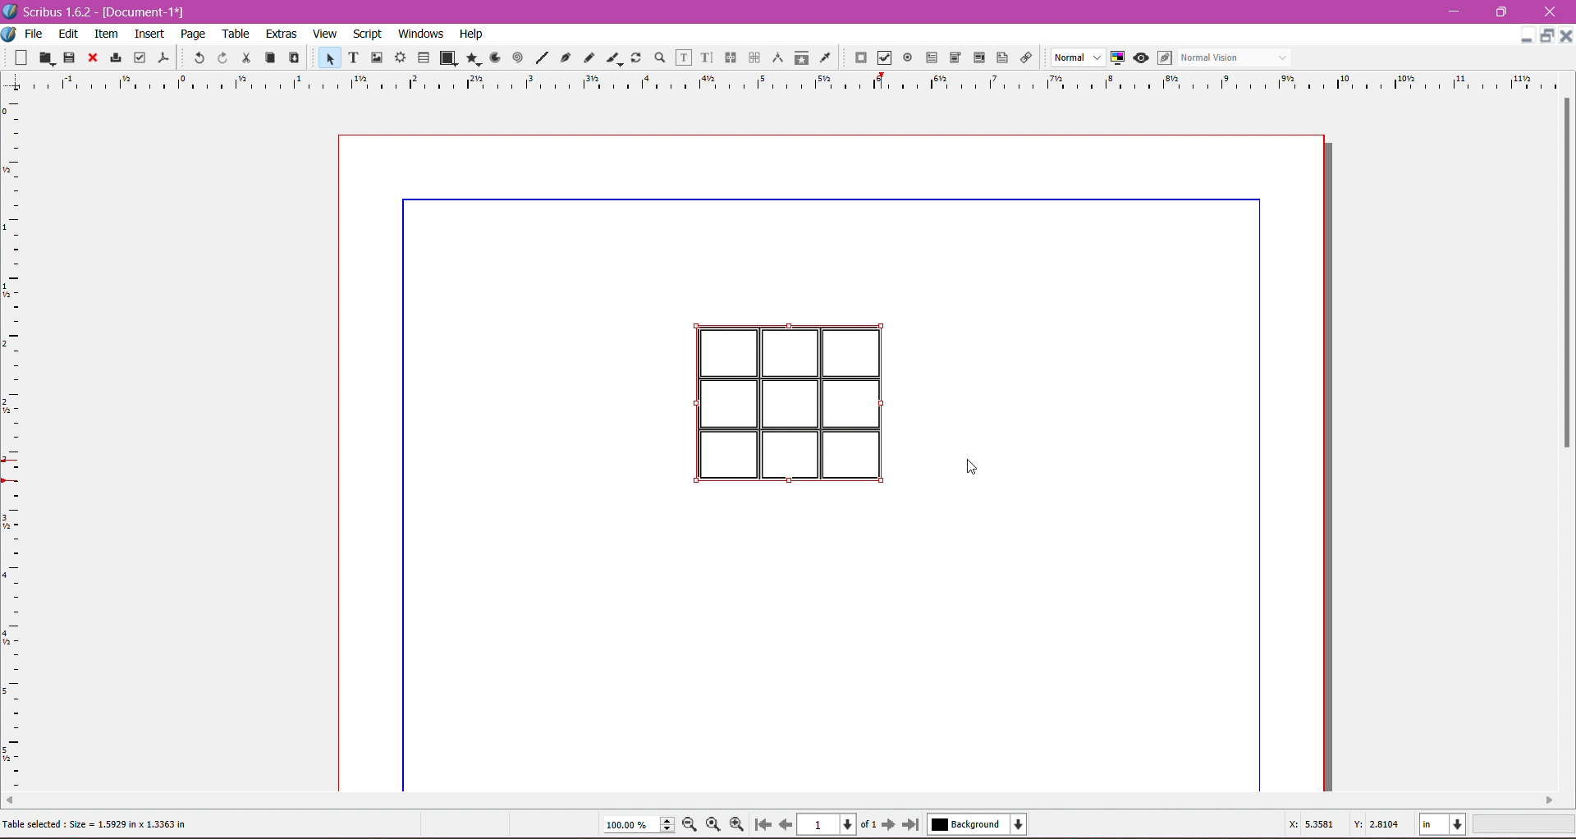 The width and height of the screenshot is (1576, 839). What do you see at coordinates (1444, 822) in the screenshot?
I see `in / Unit` at bounding box center [1444, 822].